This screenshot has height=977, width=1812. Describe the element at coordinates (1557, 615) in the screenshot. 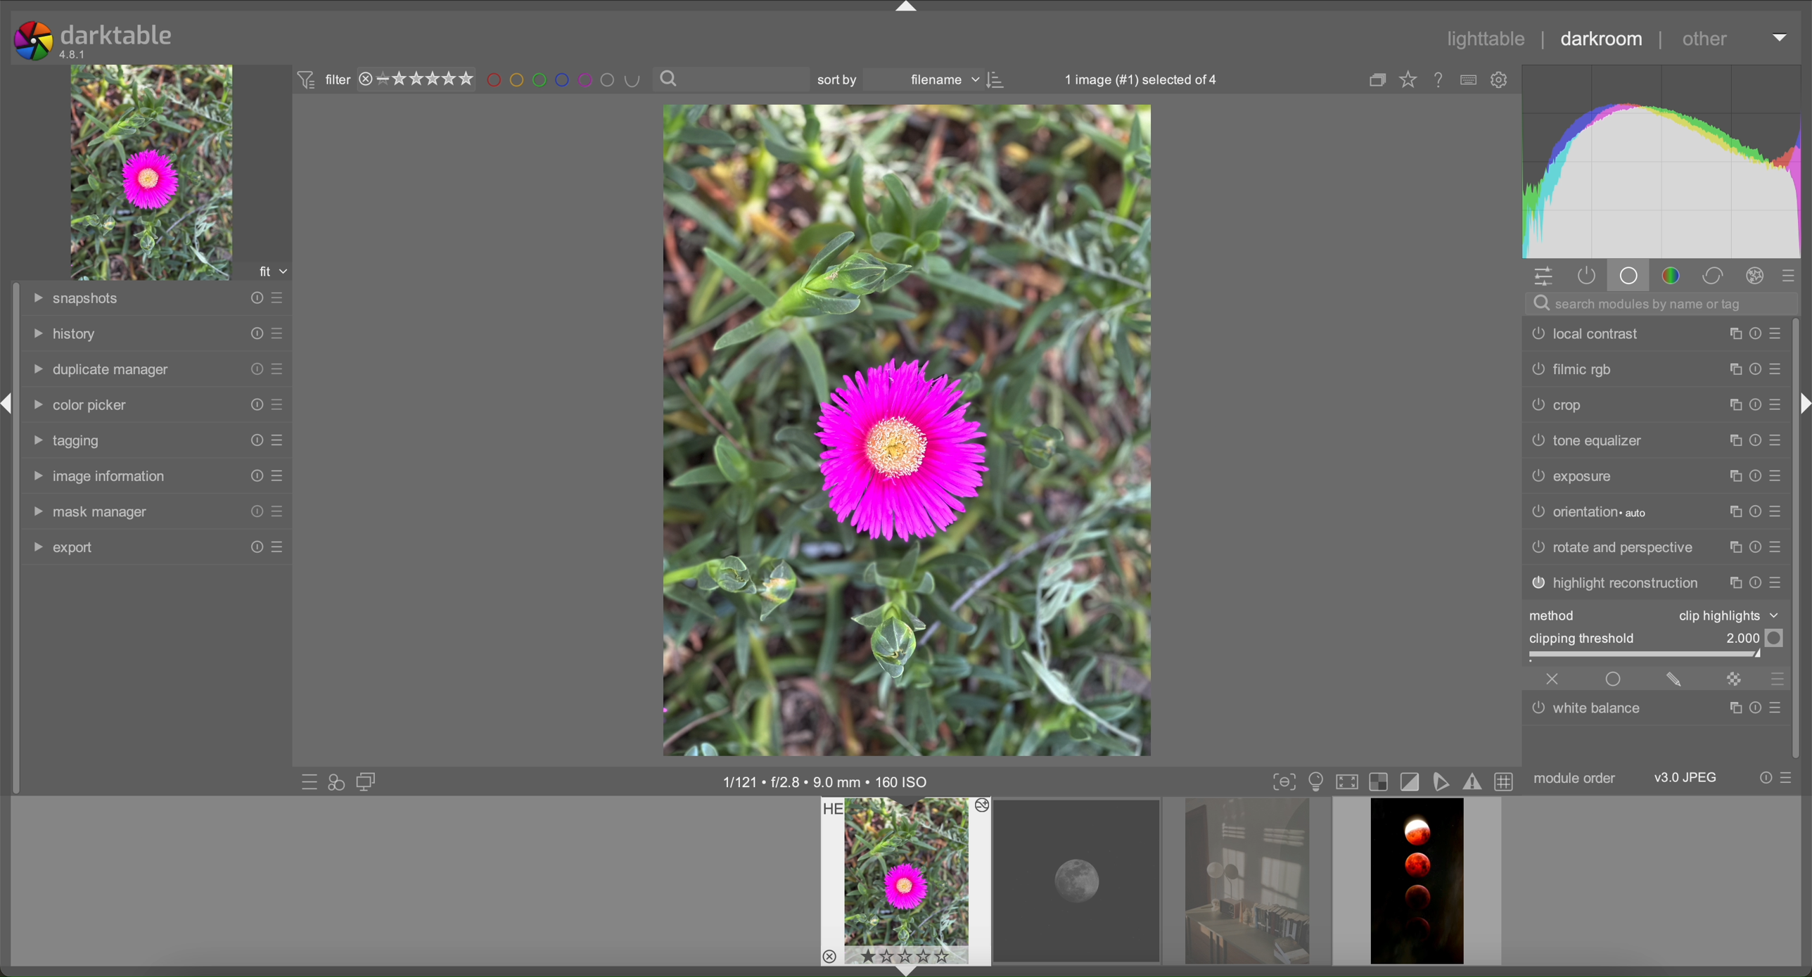

I see `method` at that location.